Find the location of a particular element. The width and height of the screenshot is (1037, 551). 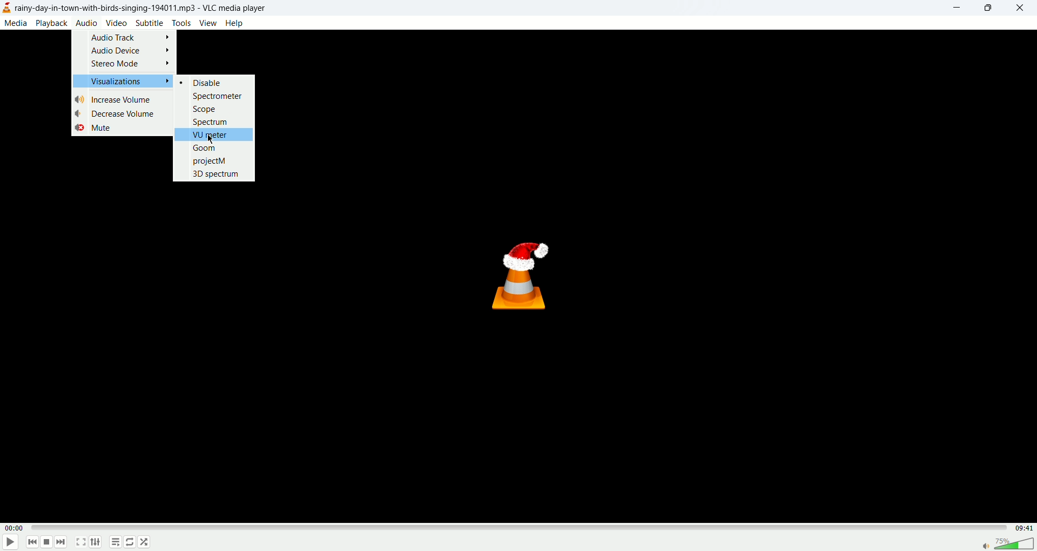

extended settings is located at coordinates (97, 542).